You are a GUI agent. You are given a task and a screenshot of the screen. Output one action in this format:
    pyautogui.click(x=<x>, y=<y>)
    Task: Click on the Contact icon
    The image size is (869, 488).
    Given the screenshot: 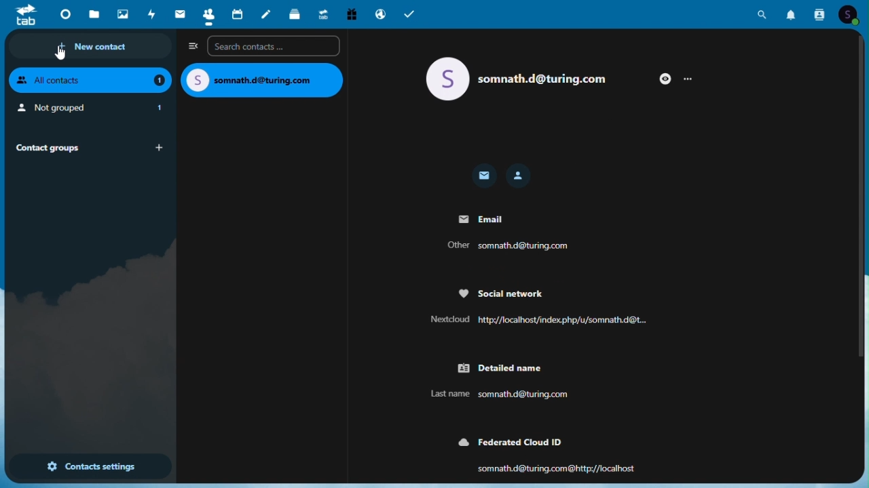 What is the action you would take?
    pyautogui.click(x=521, y=175)
    